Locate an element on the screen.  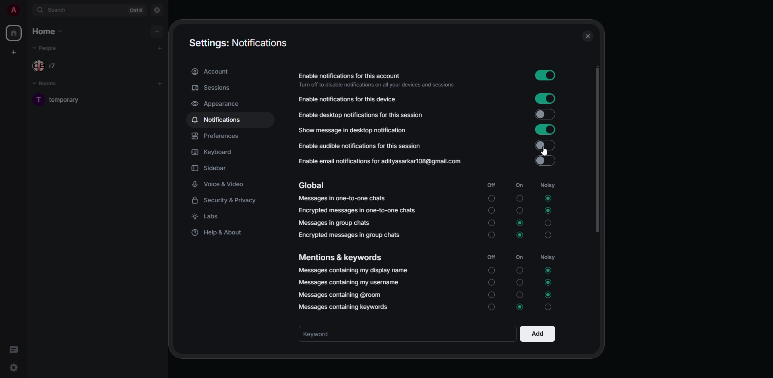
search is located at coordinates (55, 9).